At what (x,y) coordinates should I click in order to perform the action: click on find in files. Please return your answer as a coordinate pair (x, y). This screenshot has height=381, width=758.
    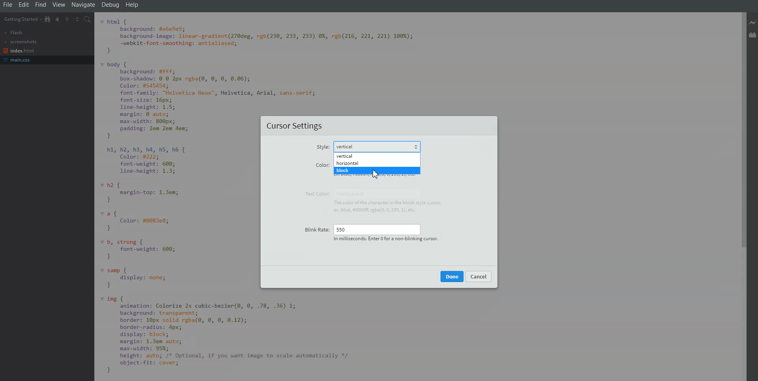
    Looking at the image, I should click on (88, 19).